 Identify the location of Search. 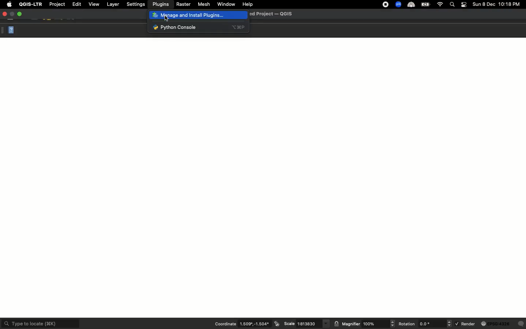
(453, 4).